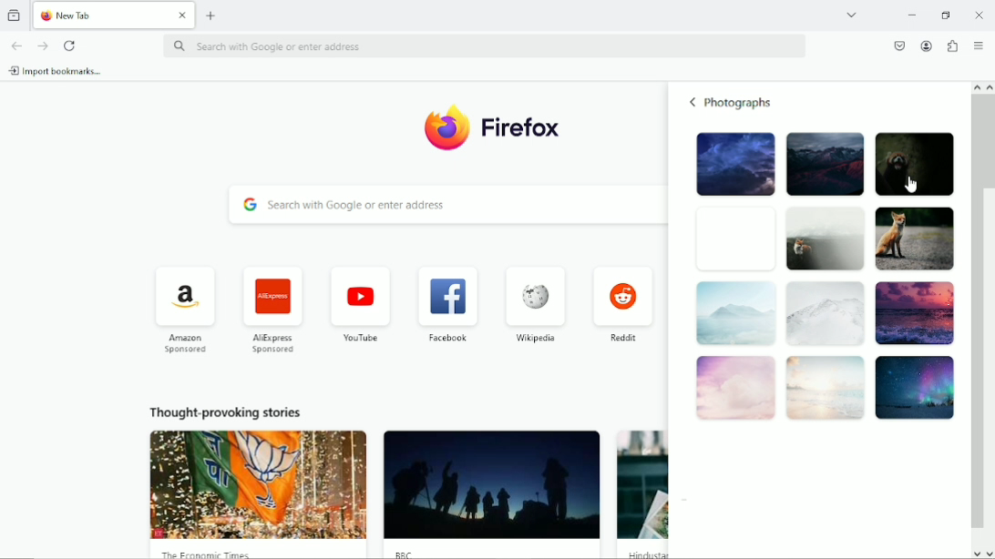 This screenshot has width=995, height=559. What do you see at coordinates (851, 15) in the screenshot?
I see `List all tabs` at bounding box center [851, 15].